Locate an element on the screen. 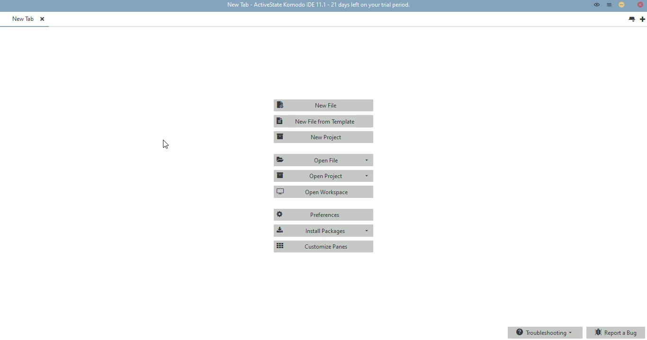  report a bug is located at coordinates (616, 333).